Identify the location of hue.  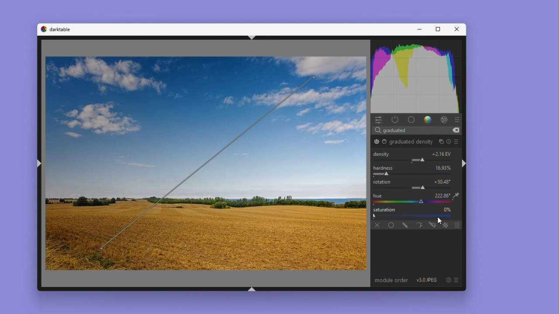
(378, 195).